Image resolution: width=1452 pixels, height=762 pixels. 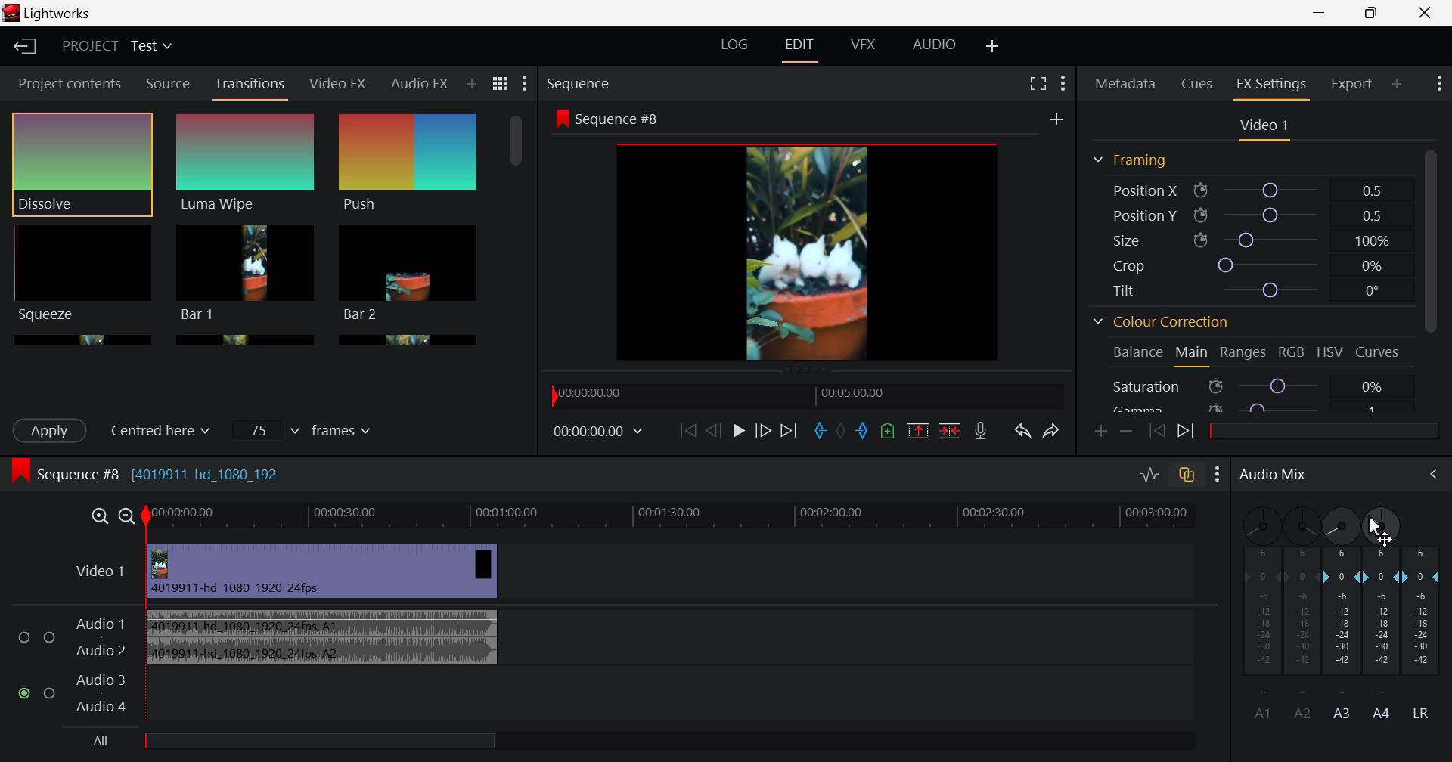 What do you see at coordinates (306, 429) in the screenshot?
I see `Frames Input` at bounding box center [306, 429].